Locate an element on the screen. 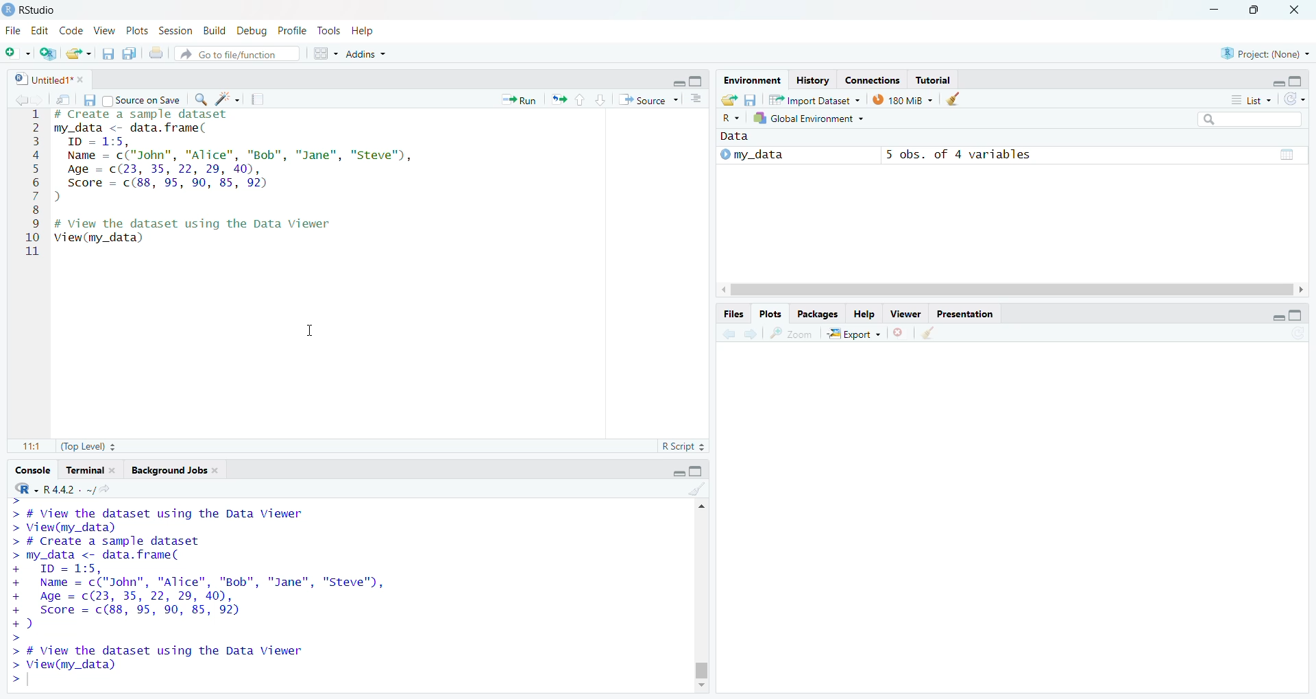  List of the objects in the Environment is located at coordinates (1295, 100).